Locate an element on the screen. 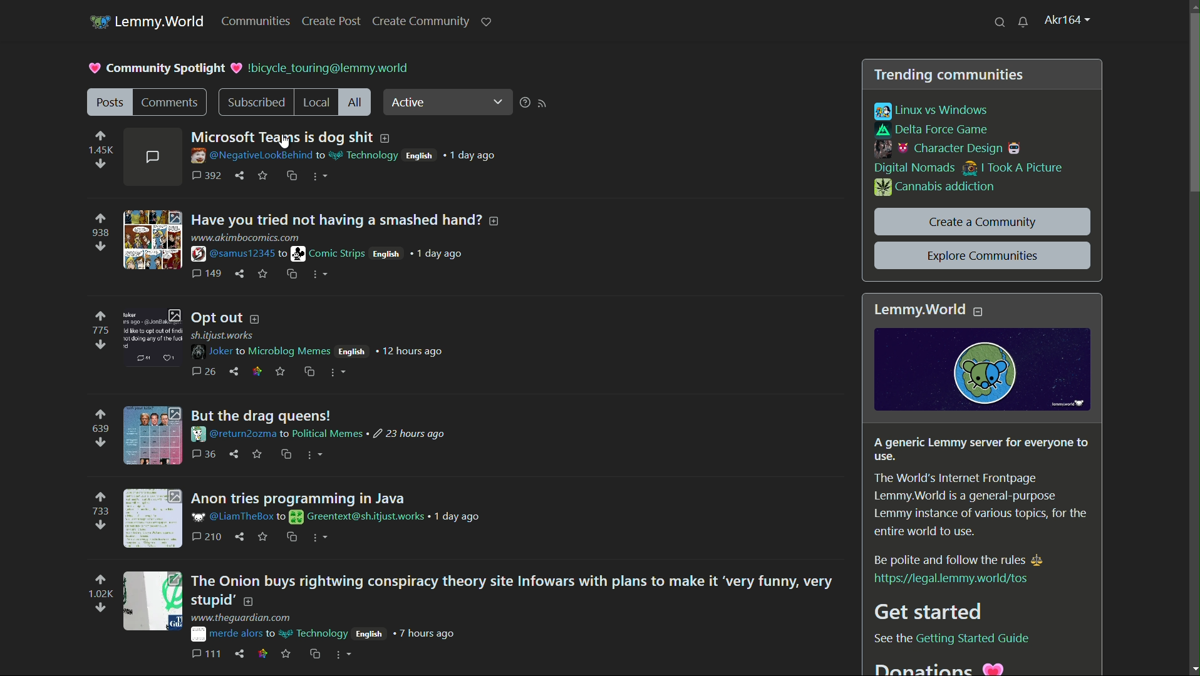 Image resolution: width=1200 pixels, height=676 pixels. share is located at coordinates (241, 652).